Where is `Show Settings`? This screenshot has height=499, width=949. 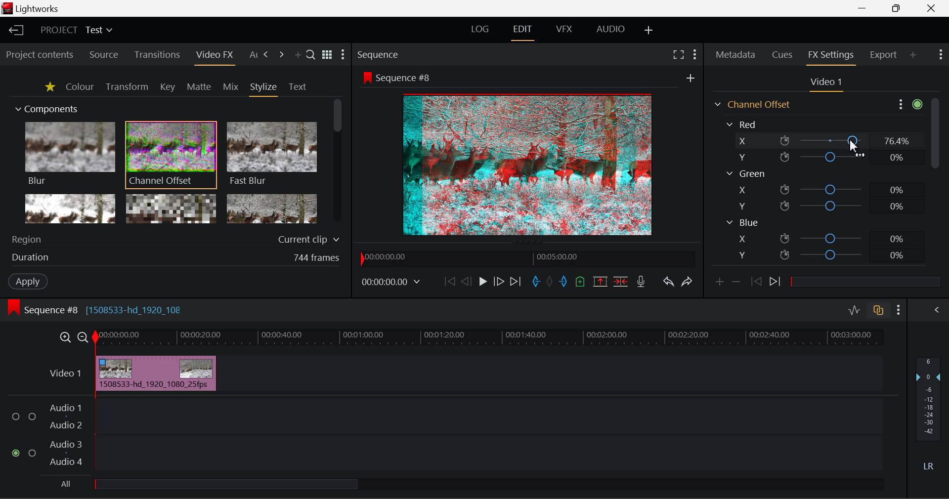 Show Settings is located at coordinates (940, 54).